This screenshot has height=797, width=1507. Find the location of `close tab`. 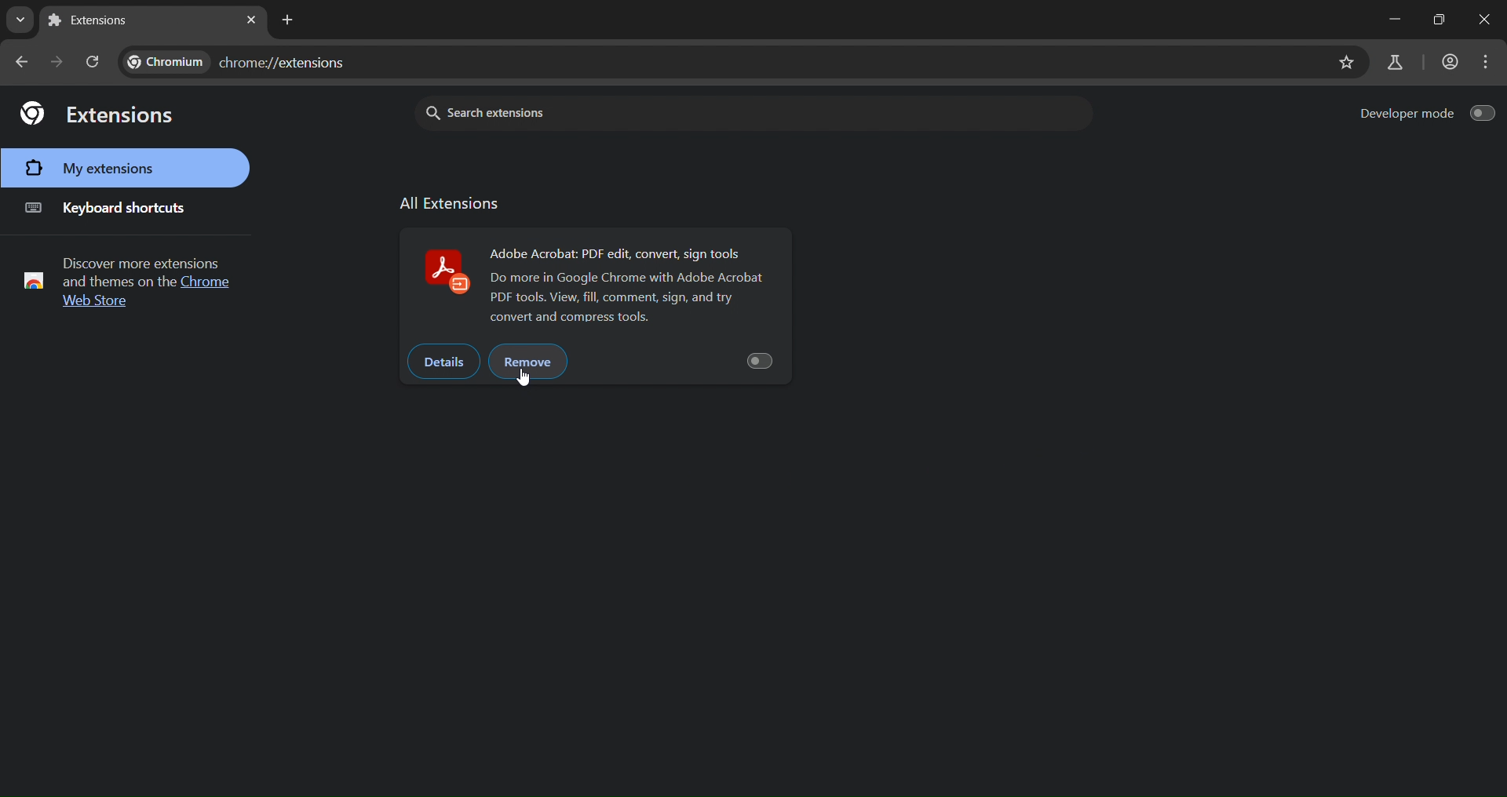

close tab is located at coordinates (251, 20).